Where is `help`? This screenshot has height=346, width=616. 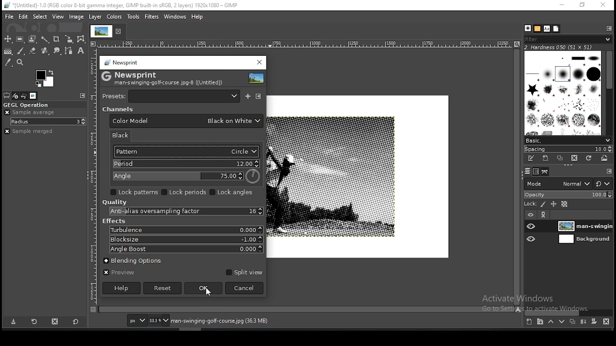 help is located at coordinates (197, 17).